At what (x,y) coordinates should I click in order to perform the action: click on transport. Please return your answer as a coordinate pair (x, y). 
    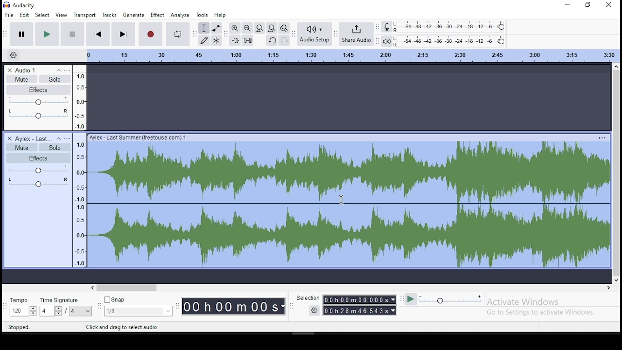
    Looking at the image, I should click on (85, 15).